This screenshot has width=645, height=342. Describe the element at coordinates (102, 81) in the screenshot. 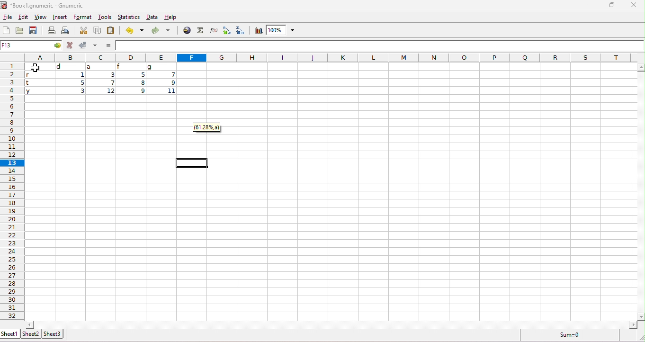

I see `cell ranges` at that location.